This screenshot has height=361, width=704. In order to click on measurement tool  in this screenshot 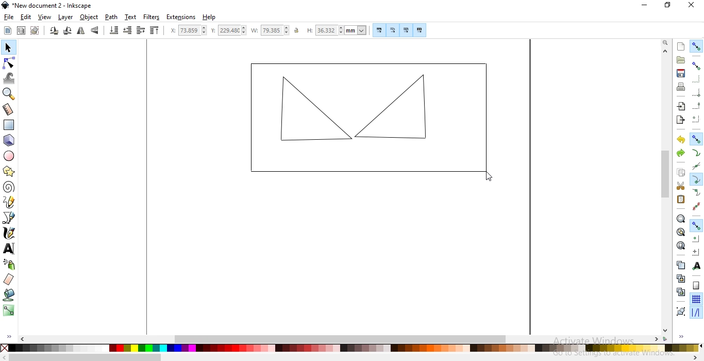, I will do `click(8, 109)`.